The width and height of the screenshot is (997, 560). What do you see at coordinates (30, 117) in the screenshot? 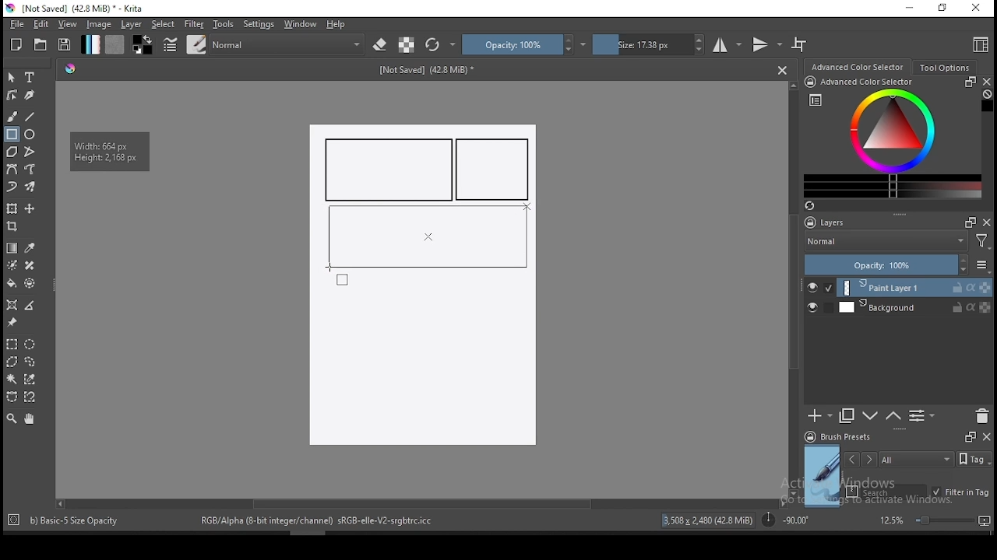
I see `line tool` at bounding box center [30, 117].